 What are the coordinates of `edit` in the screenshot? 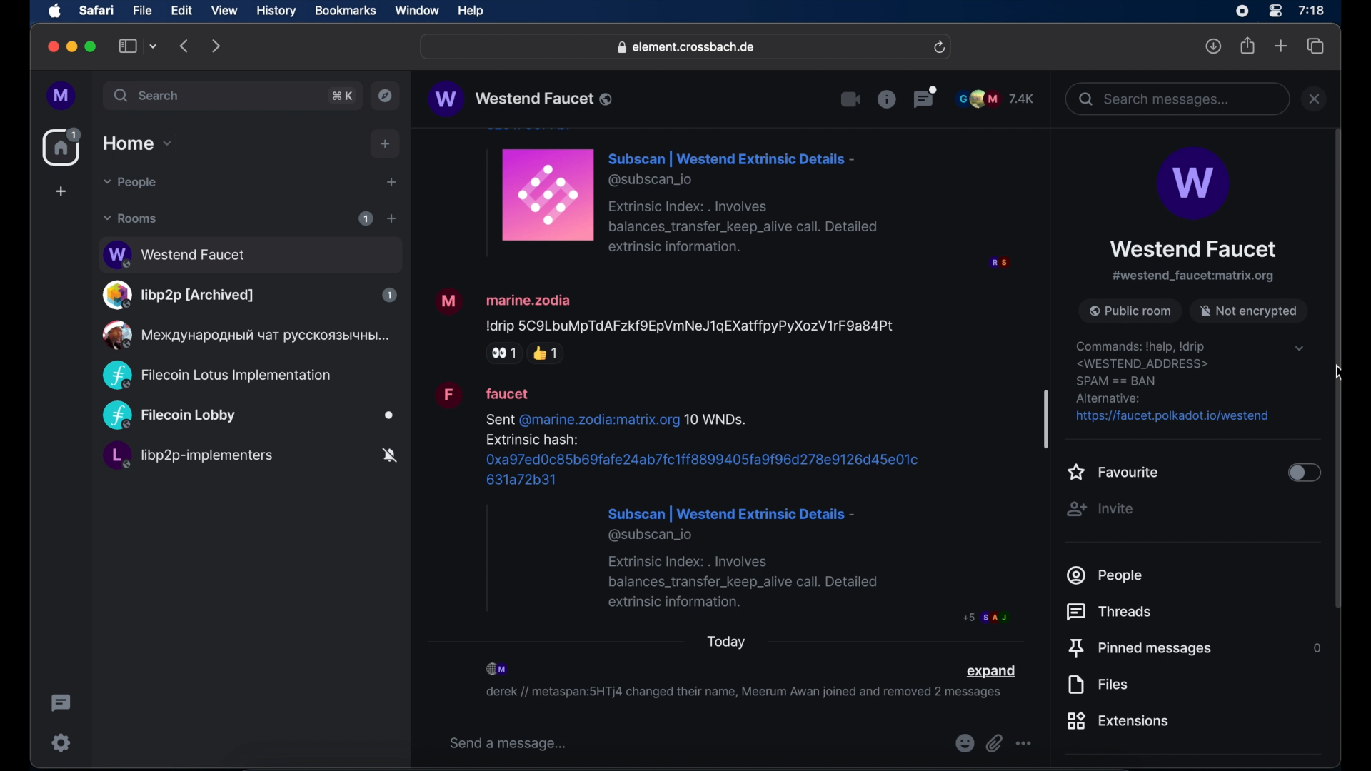 It's located at (181, 10).